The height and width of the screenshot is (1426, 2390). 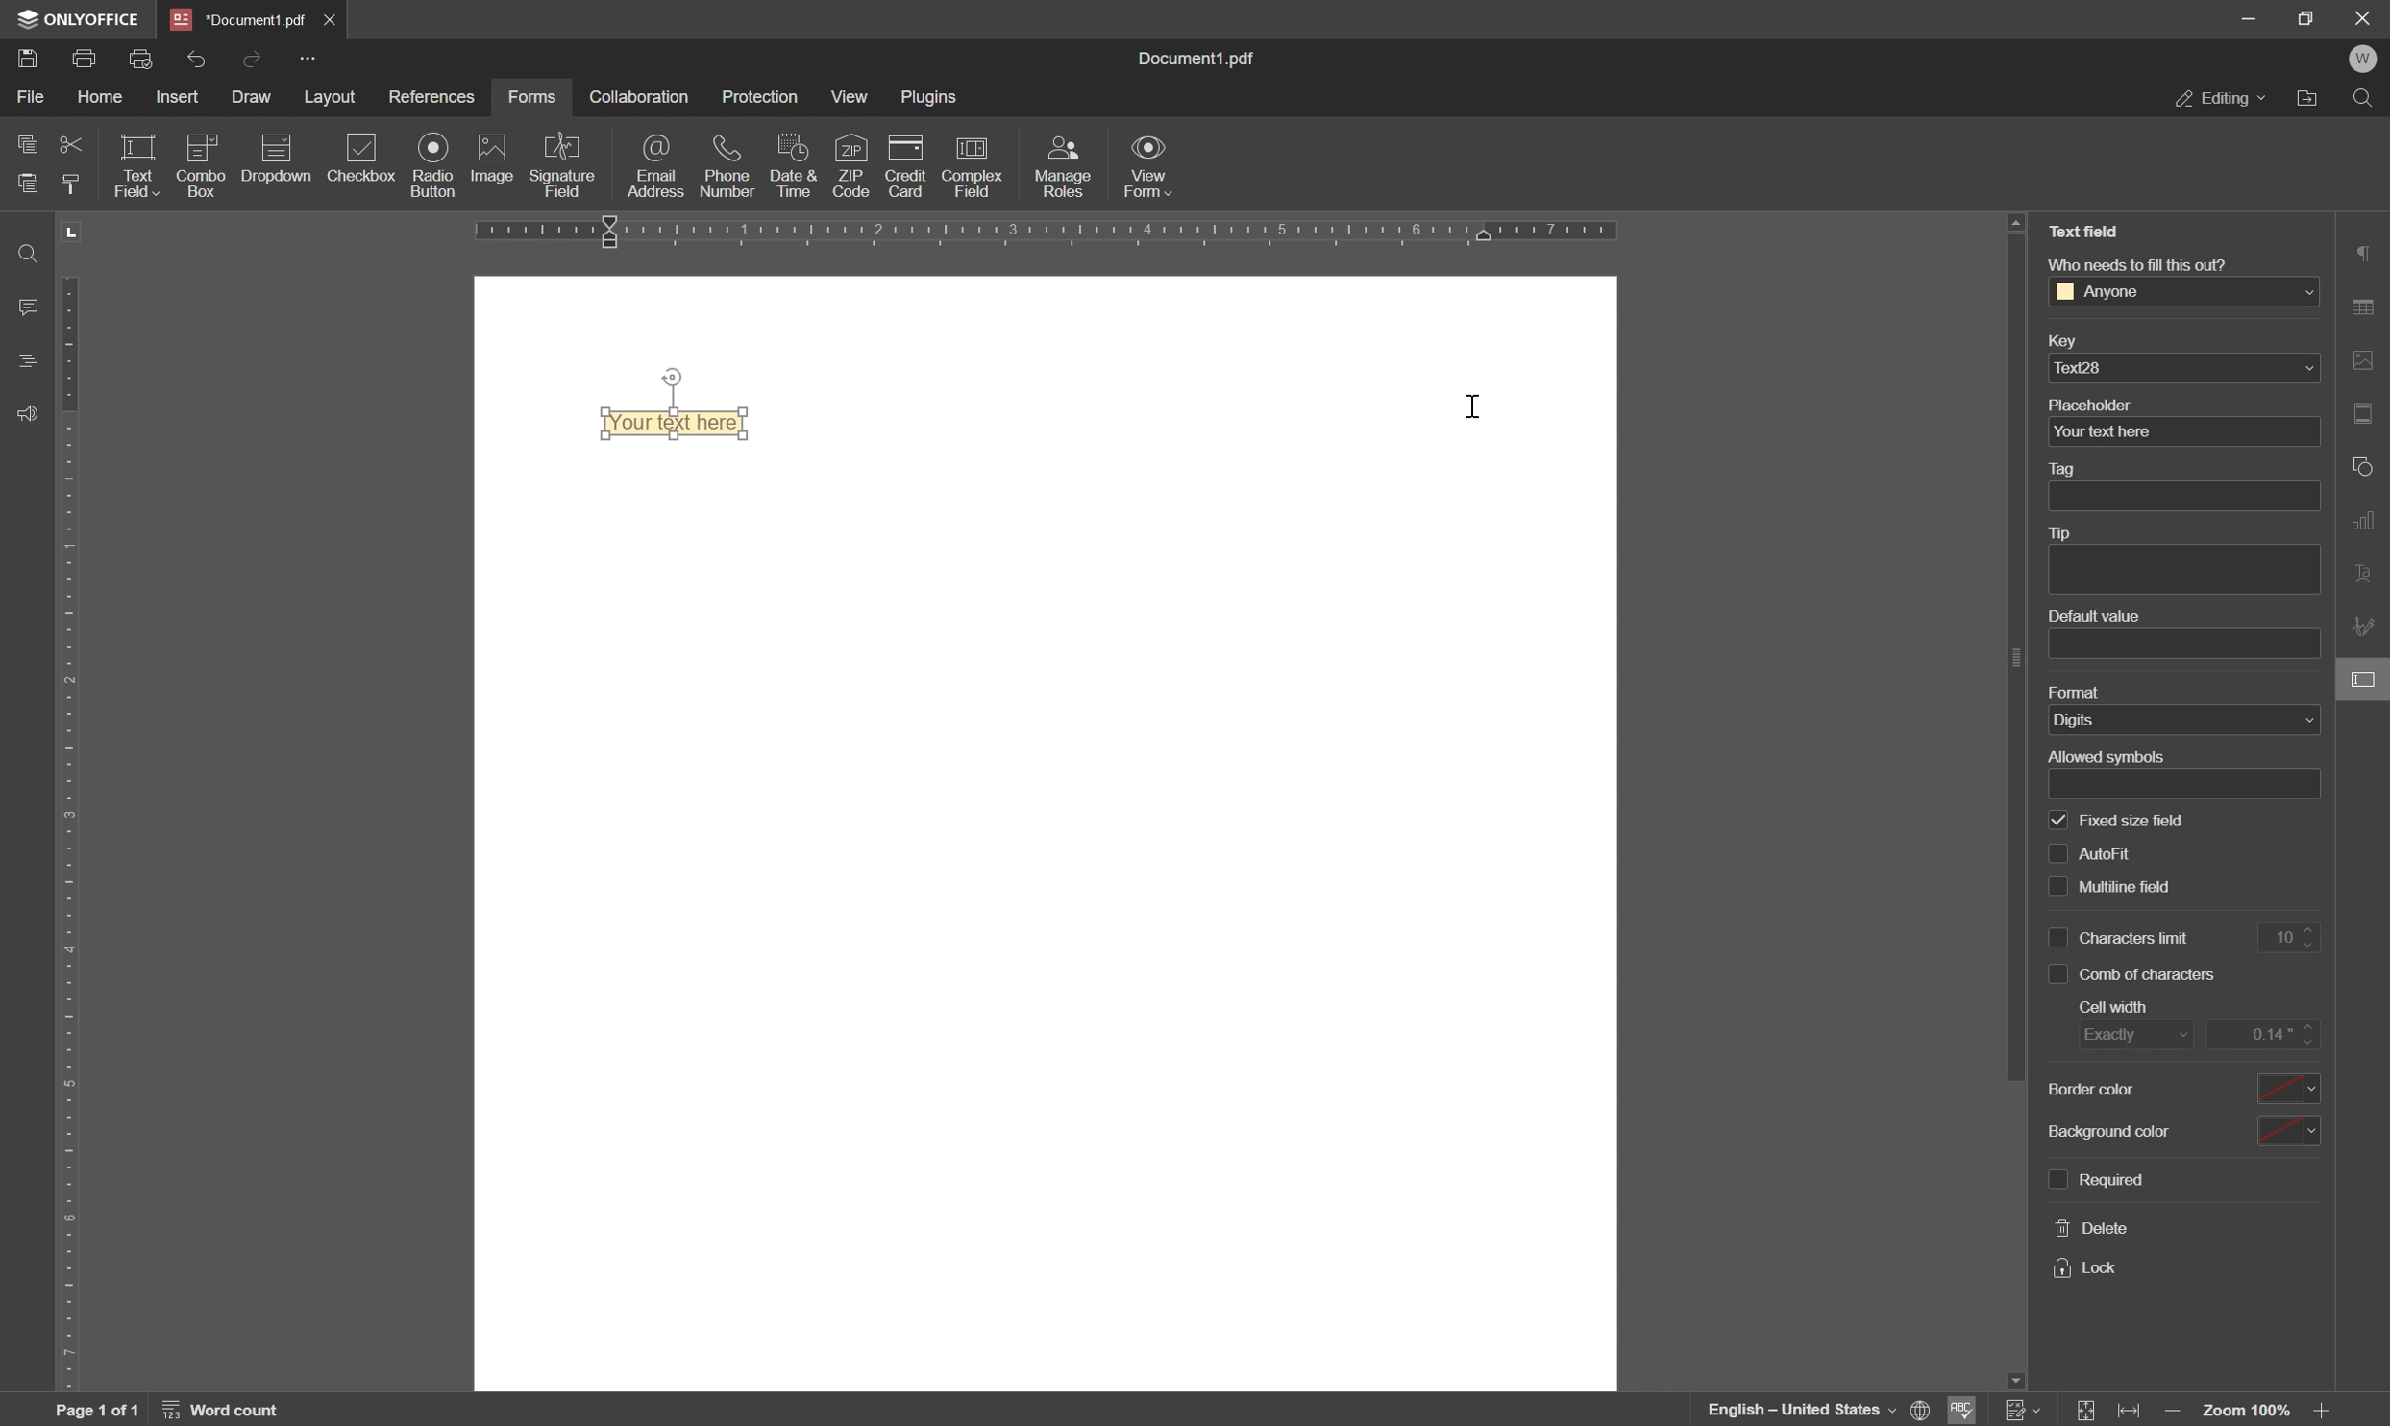 I want to click on cut, so click(x=65, y=146).